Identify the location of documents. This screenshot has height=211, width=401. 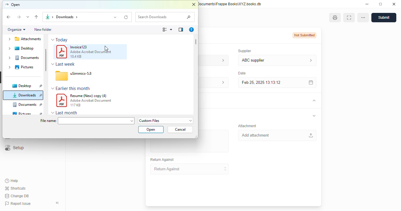
(27, 104).